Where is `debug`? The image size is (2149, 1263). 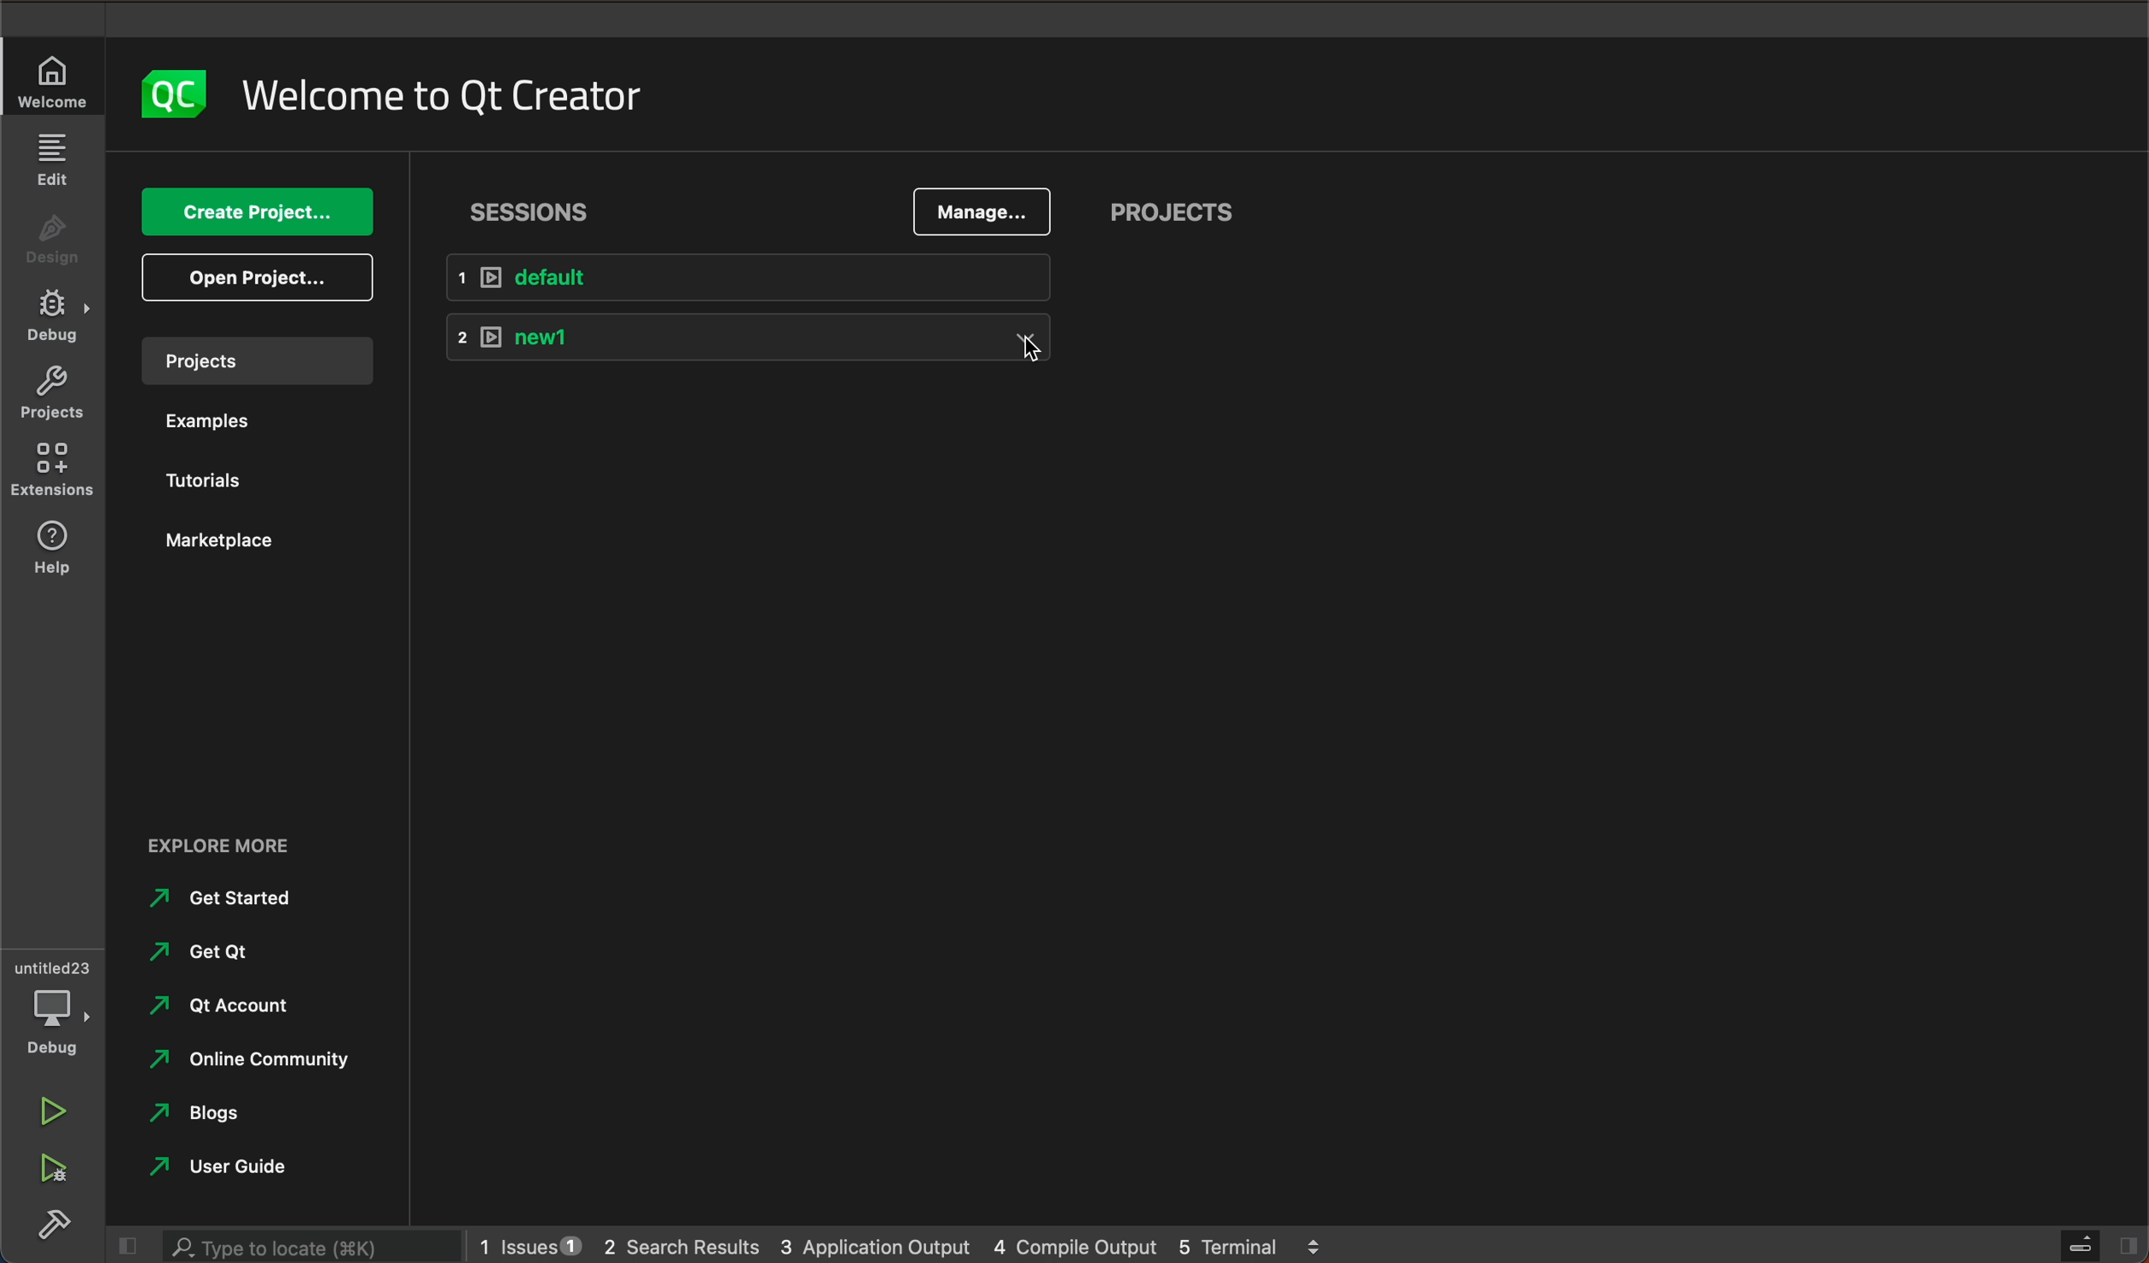 debug is located at coordinates (60, 1011).